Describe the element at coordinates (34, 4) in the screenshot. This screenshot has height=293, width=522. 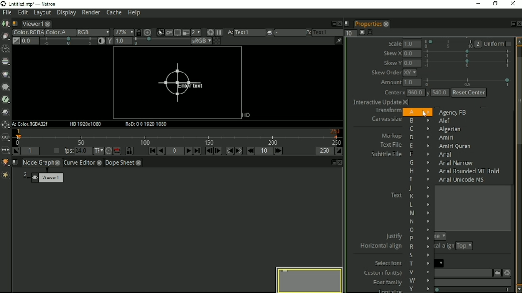
I see `title` at that location.